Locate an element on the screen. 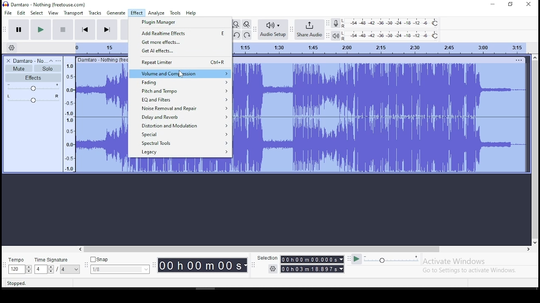 The width and height of the screenshot is (540, 303). special is located at coordinates (181, 134).